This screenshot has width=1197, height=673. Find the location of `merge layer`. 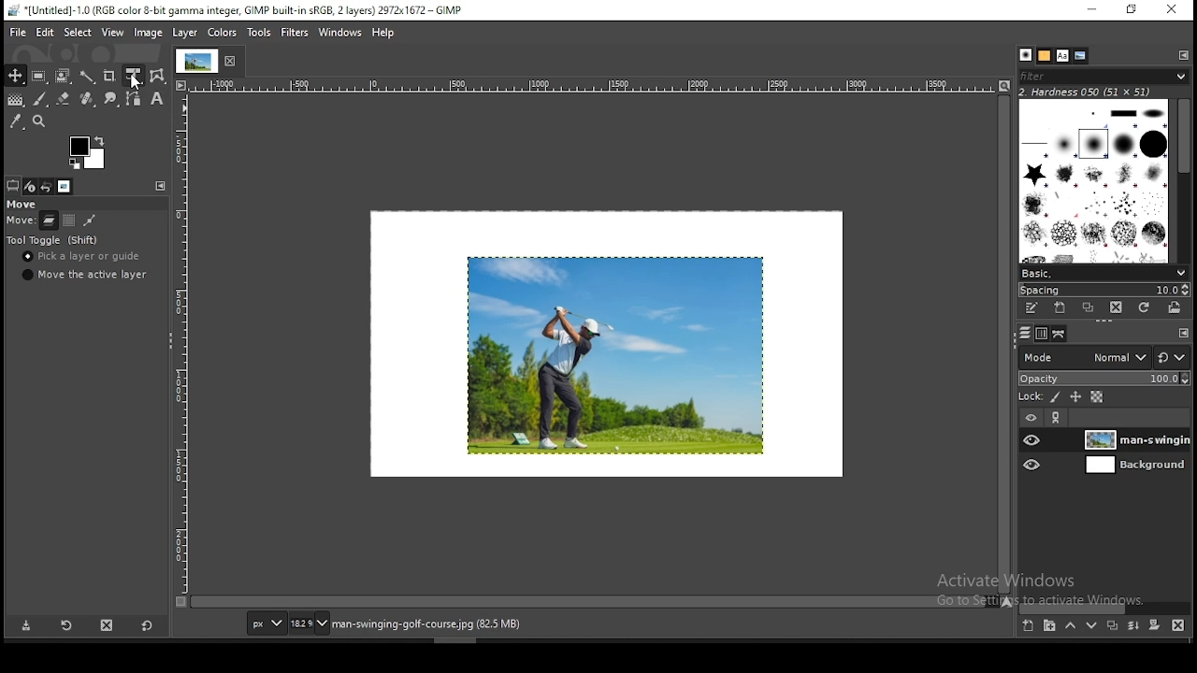

merge layer is located at coordinates (1133, 623).